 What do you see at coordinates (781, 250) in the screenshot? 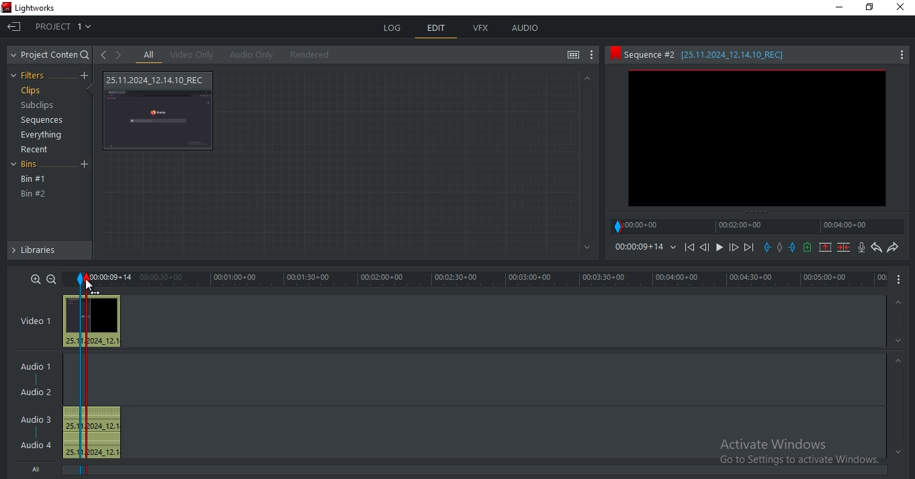
I see `add mark` at bounding box center [781, 250].